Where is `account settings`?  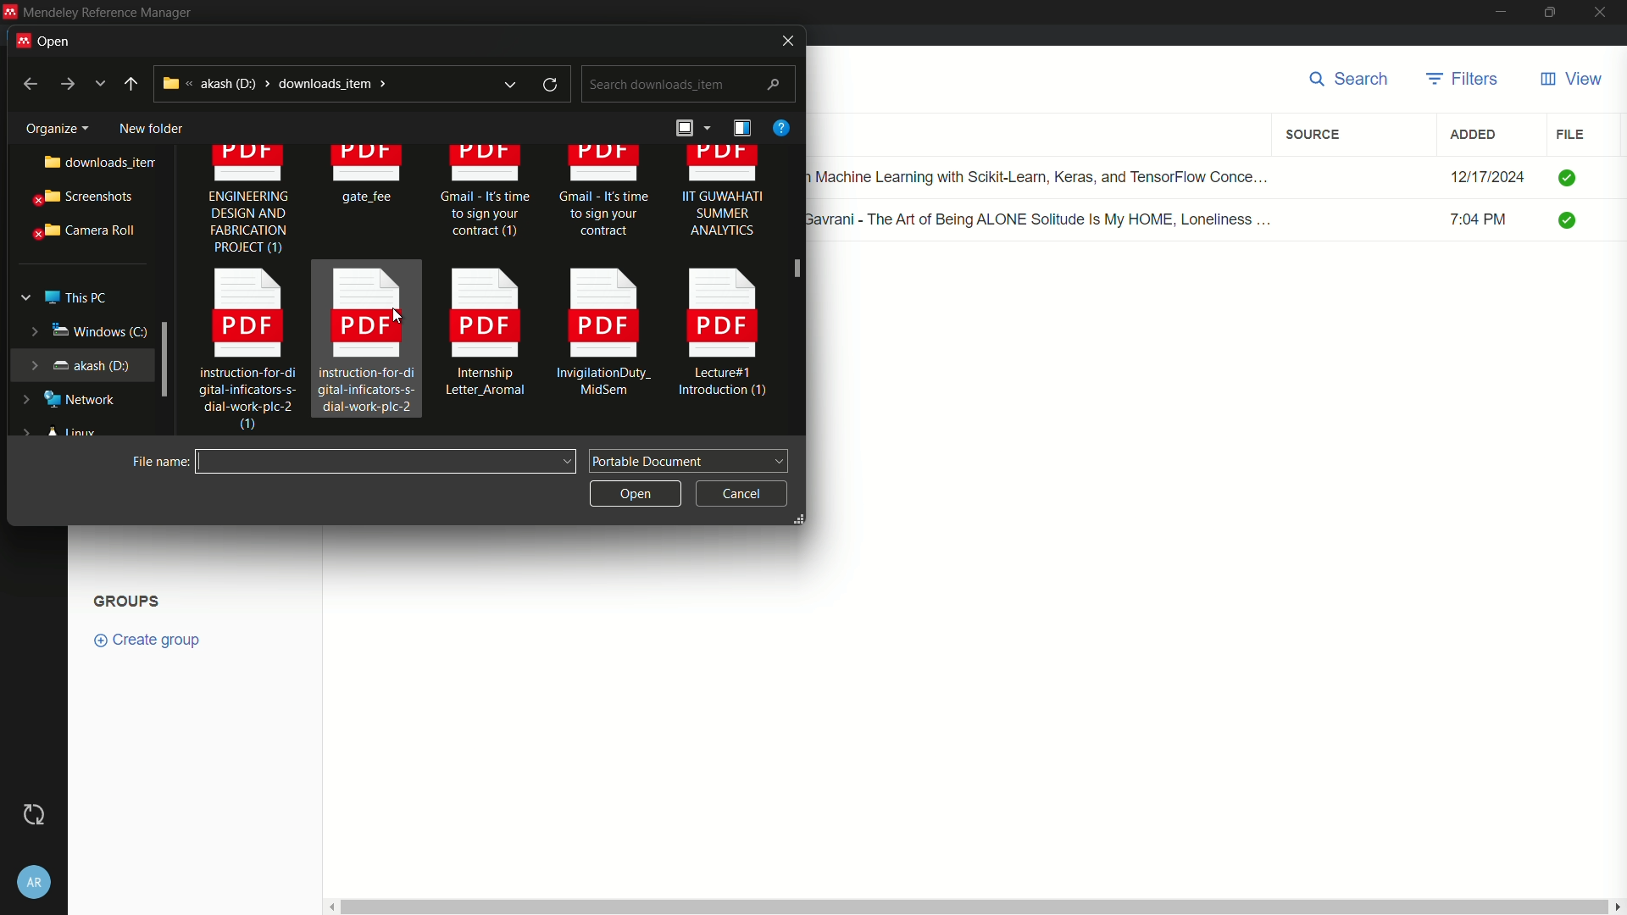 account settings is located at coordinates (35, 879).